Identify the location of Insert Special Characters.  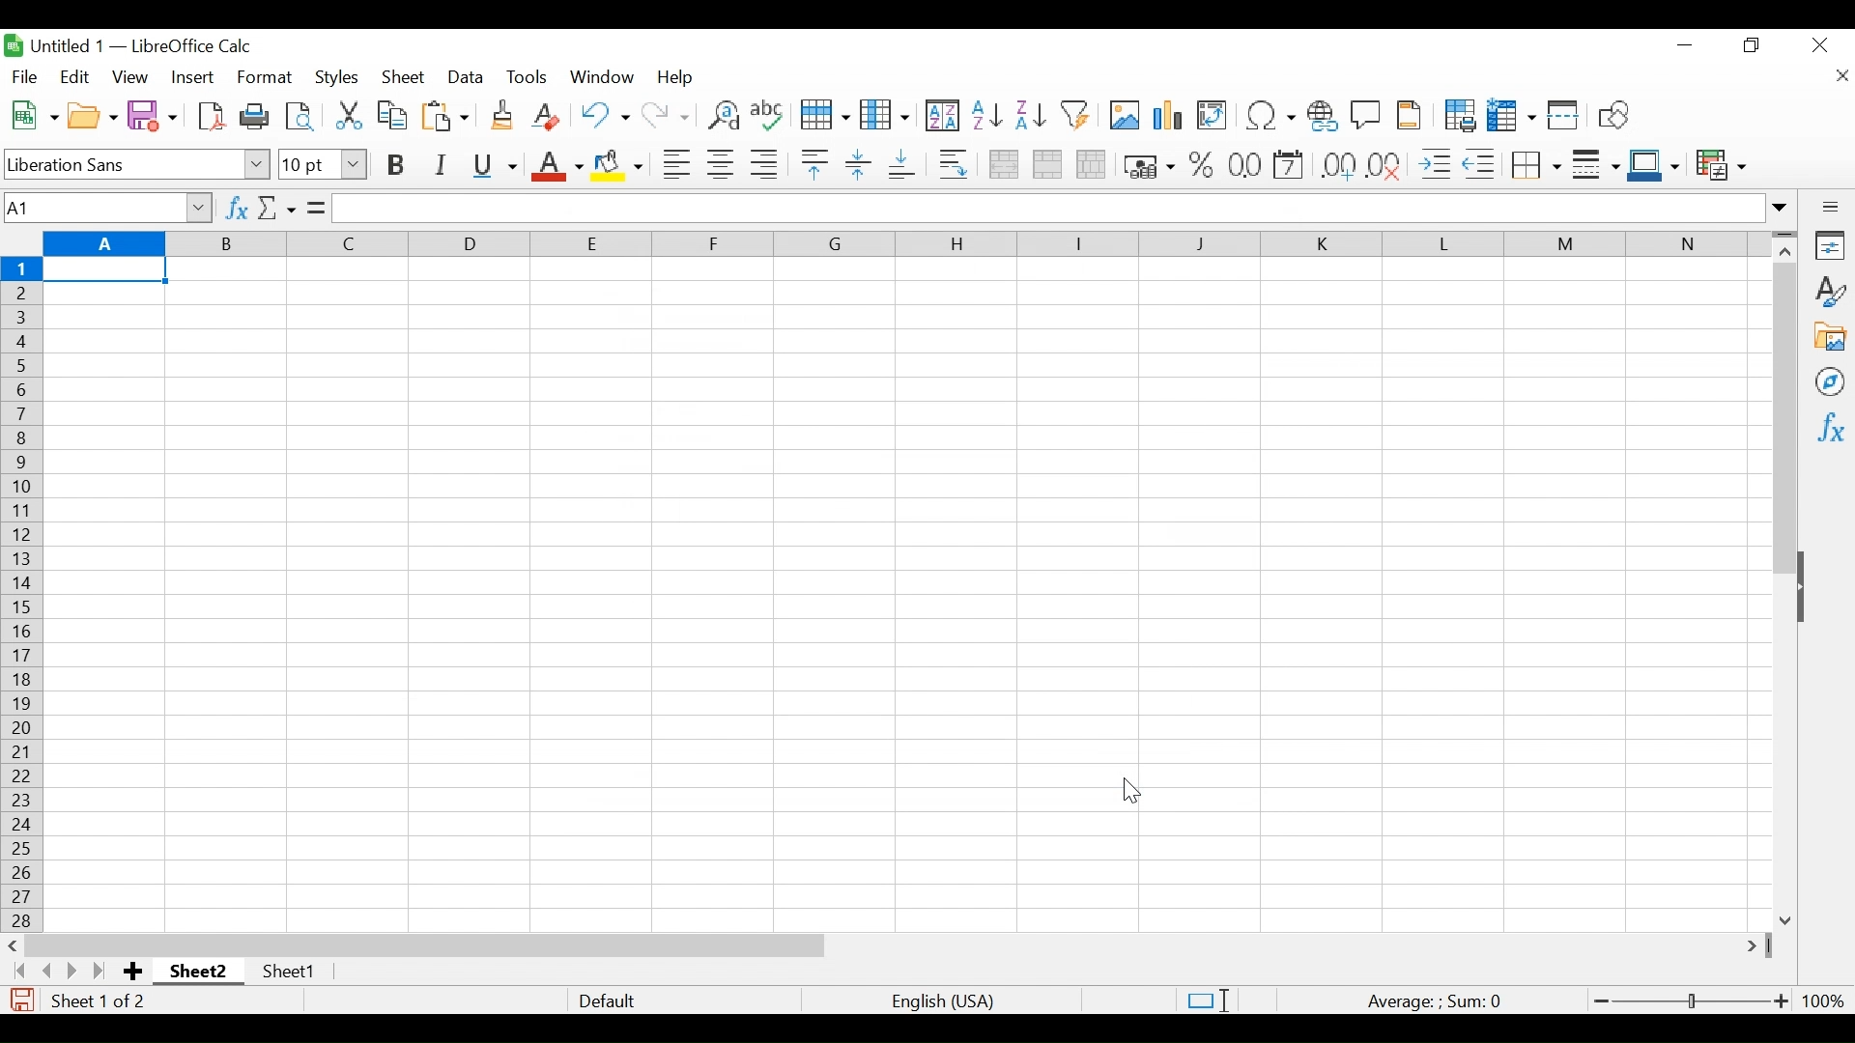
(1269, 116).